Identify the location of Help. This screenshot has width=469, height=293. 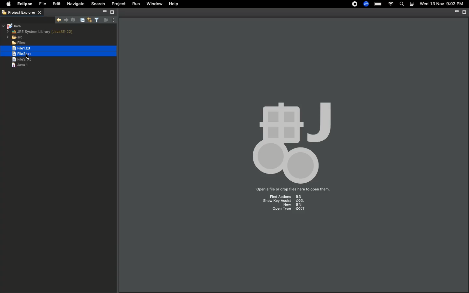
(174, 4).